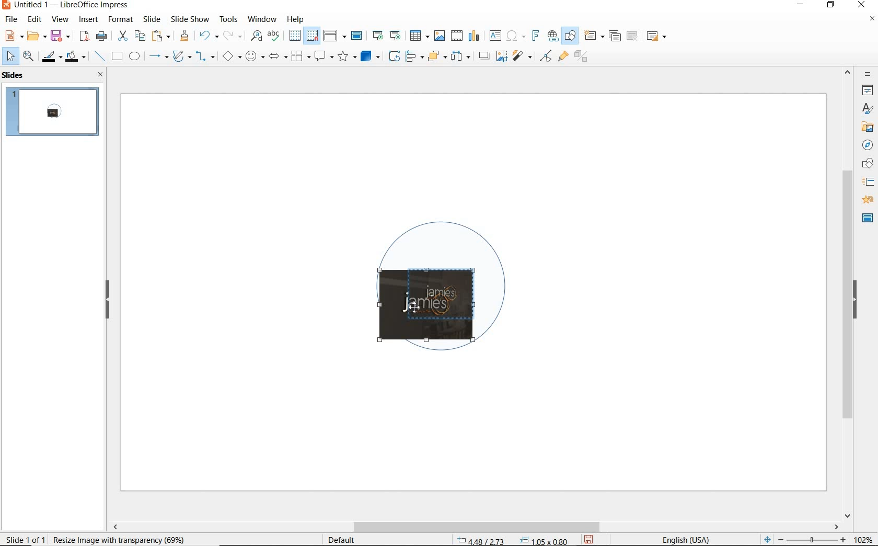 This screenshot has width=878, height=546. What do you see at coordinates (474, 36) in the screenshot?
I see `insert chart` at bounding box center [474, 36].